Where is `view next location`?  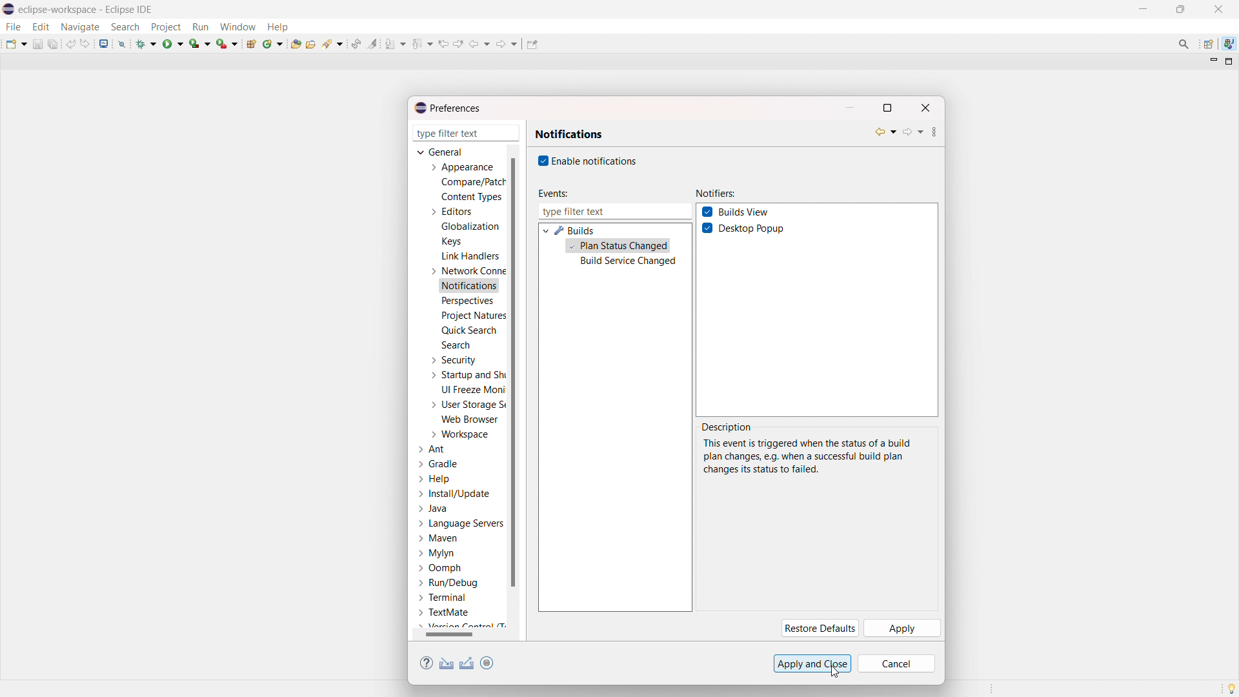 view next location is located at coordinates (458, 43).